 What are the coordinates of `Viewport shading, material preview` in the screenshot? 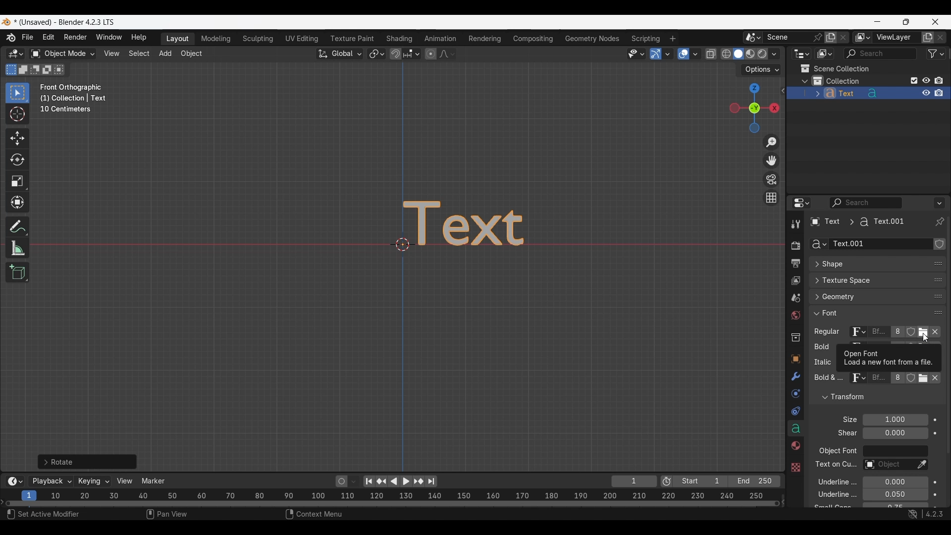 It's located at (750, 53).